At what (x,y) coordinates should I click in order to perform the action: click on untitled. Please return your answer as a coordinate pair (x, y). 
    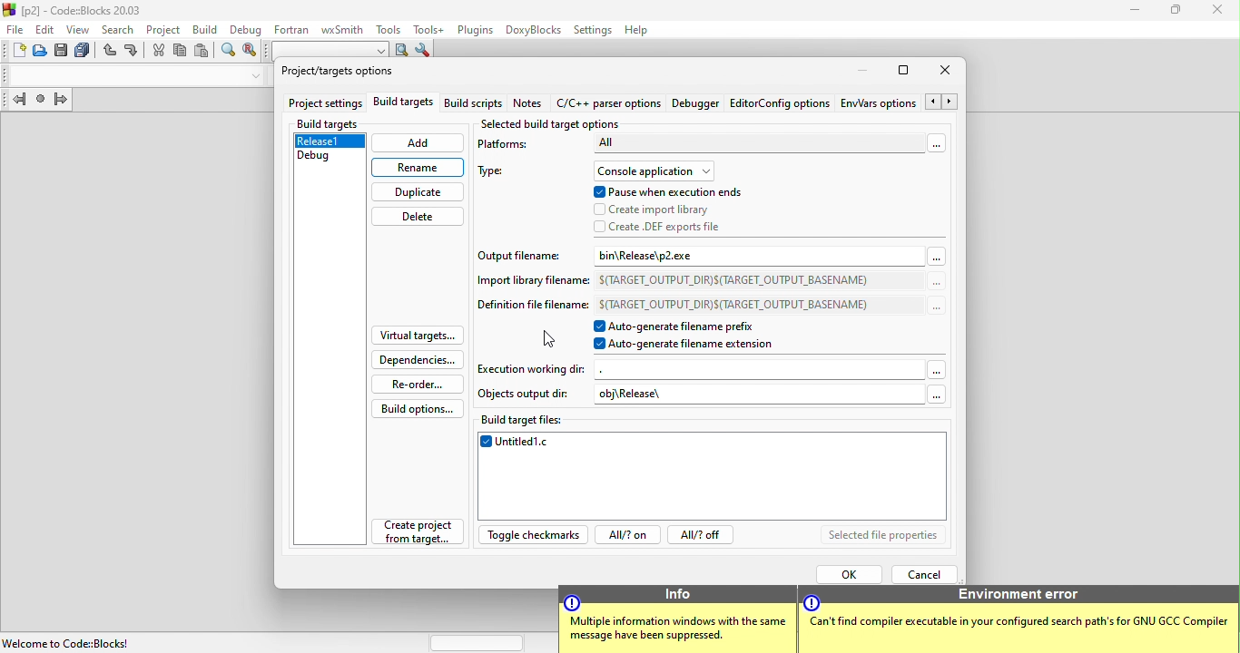
    Looking at the image, I should click on (714, 478).